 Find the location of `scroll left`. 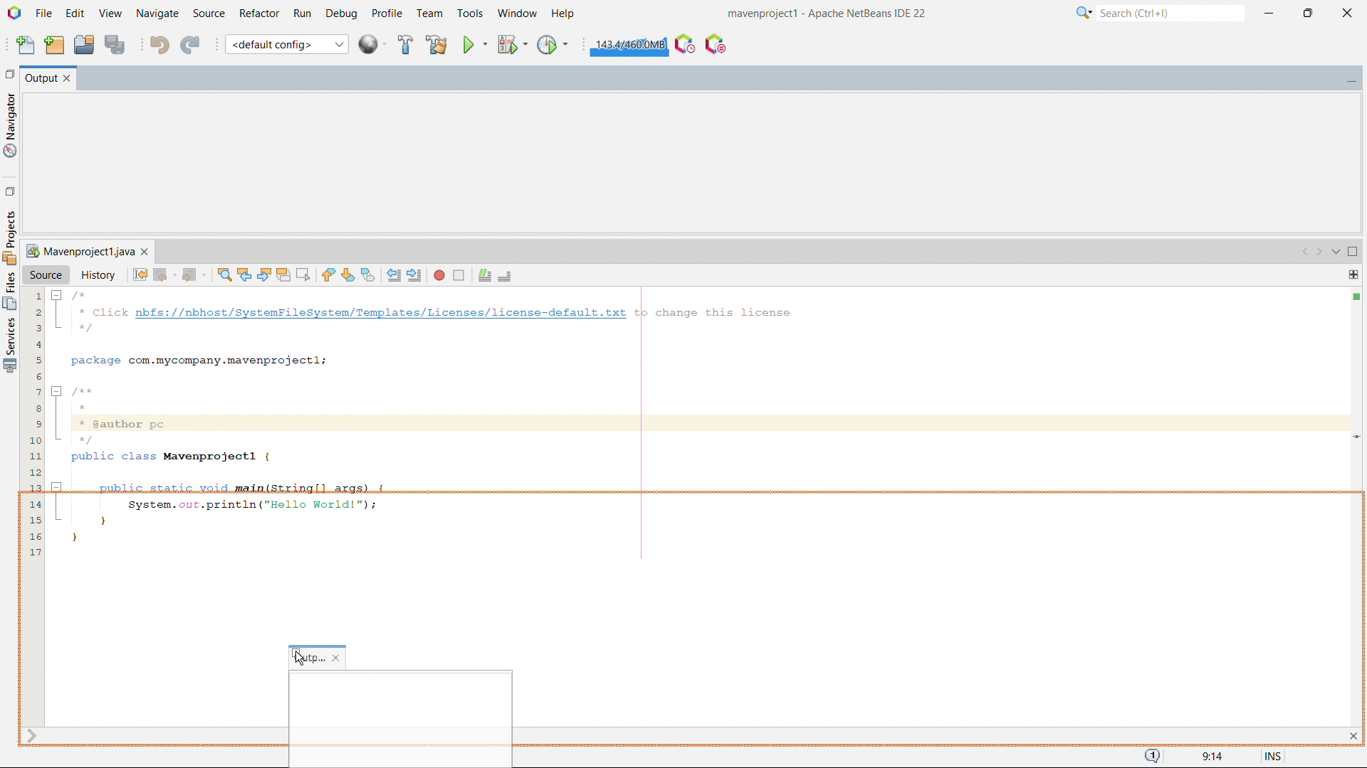

scroll left is located at coordinates (1306, 252).